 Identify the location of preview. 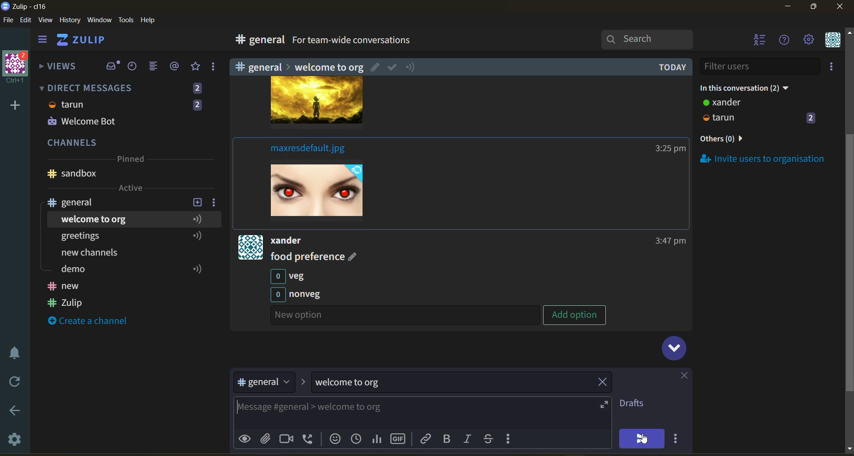
(247, 438).